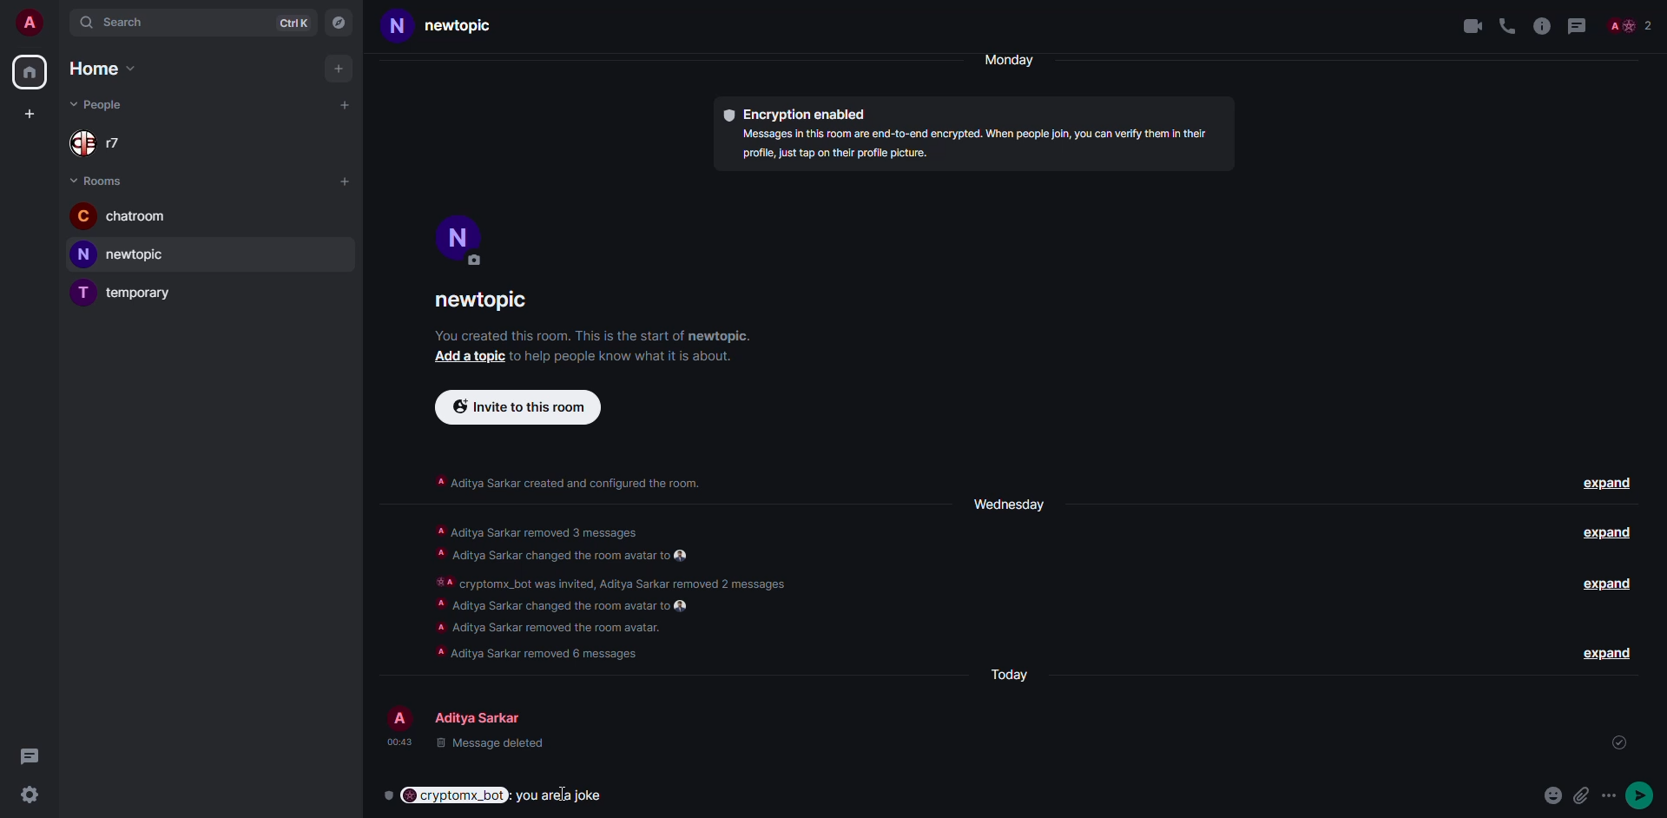 This screenshot has width=1667, height=818. What do you see at coordinates (453, 26) in the screenshot?
I see `room` at bounding box center [453, 26].